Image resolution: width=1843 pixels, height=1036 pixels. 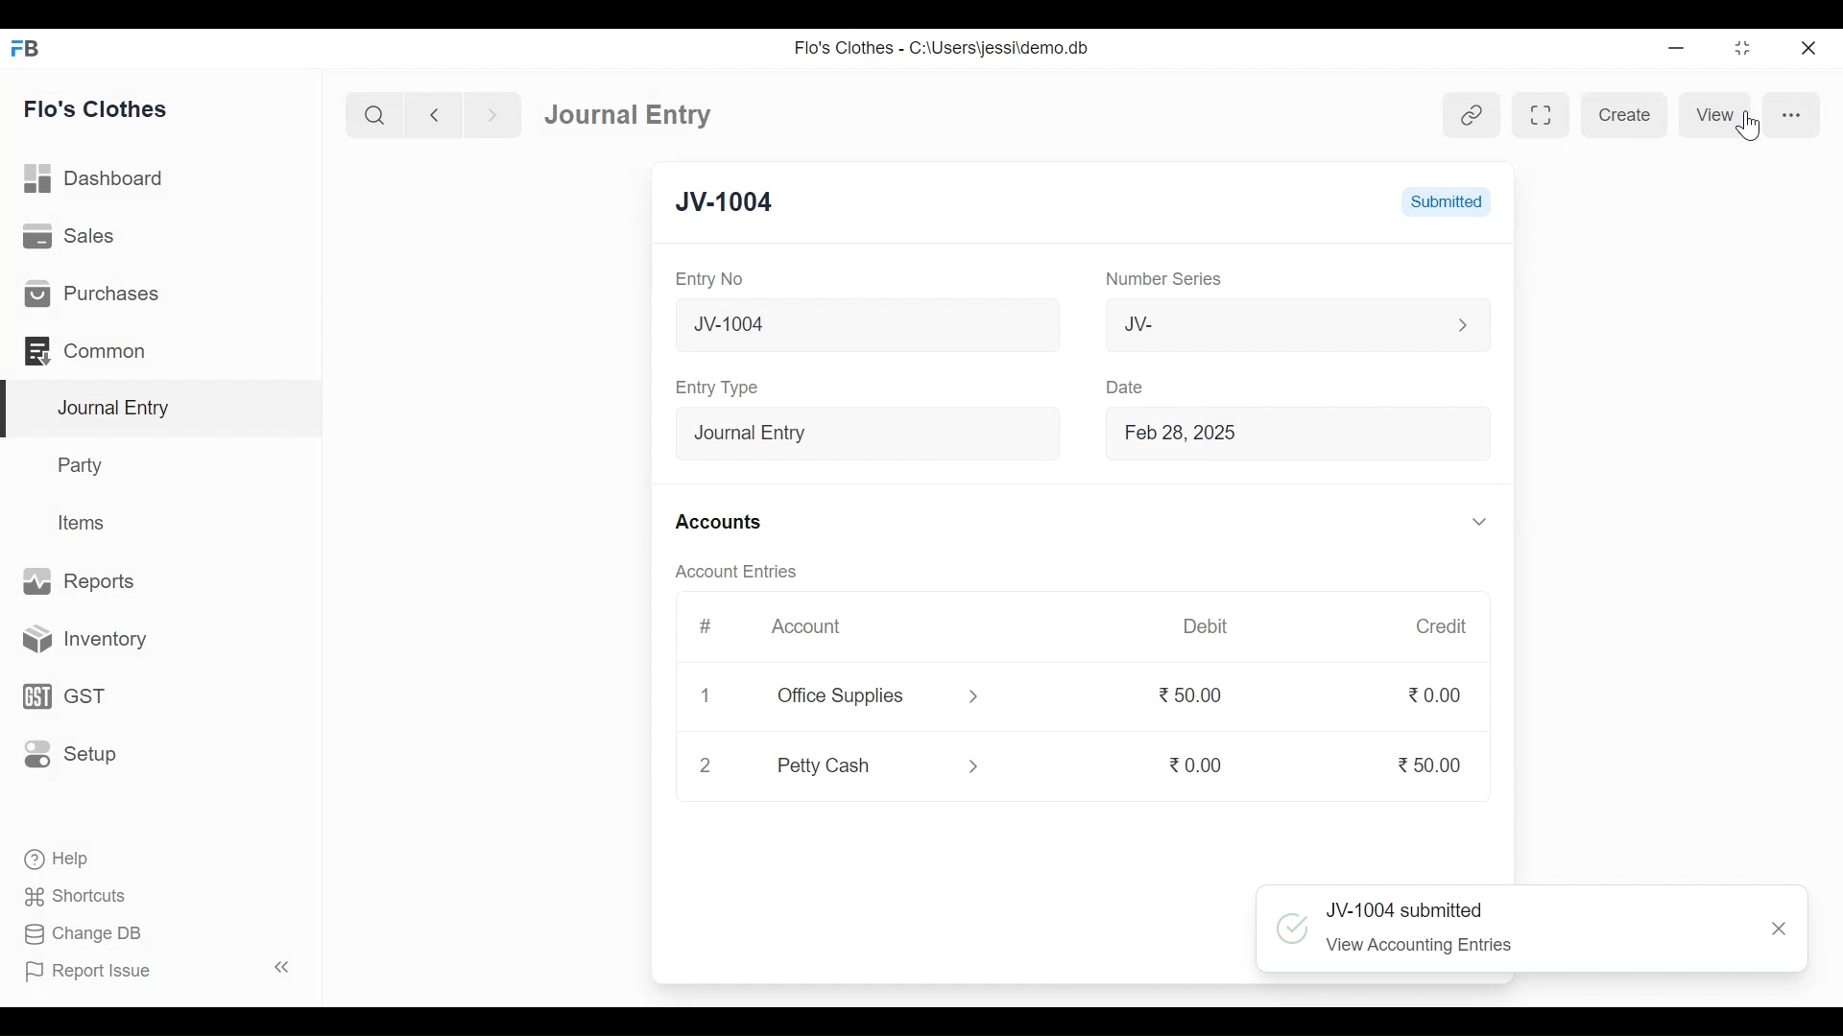 What do you see at coordinates (1716, 114) in the screenshot?
I see `View` at bounding box center [1716, 114].